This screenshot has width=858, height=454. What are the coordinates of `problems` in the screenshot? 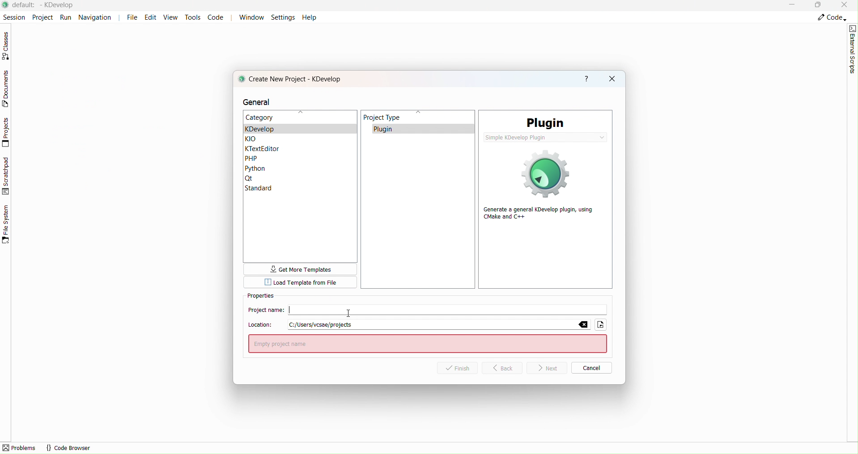 It's located at (20, 448).